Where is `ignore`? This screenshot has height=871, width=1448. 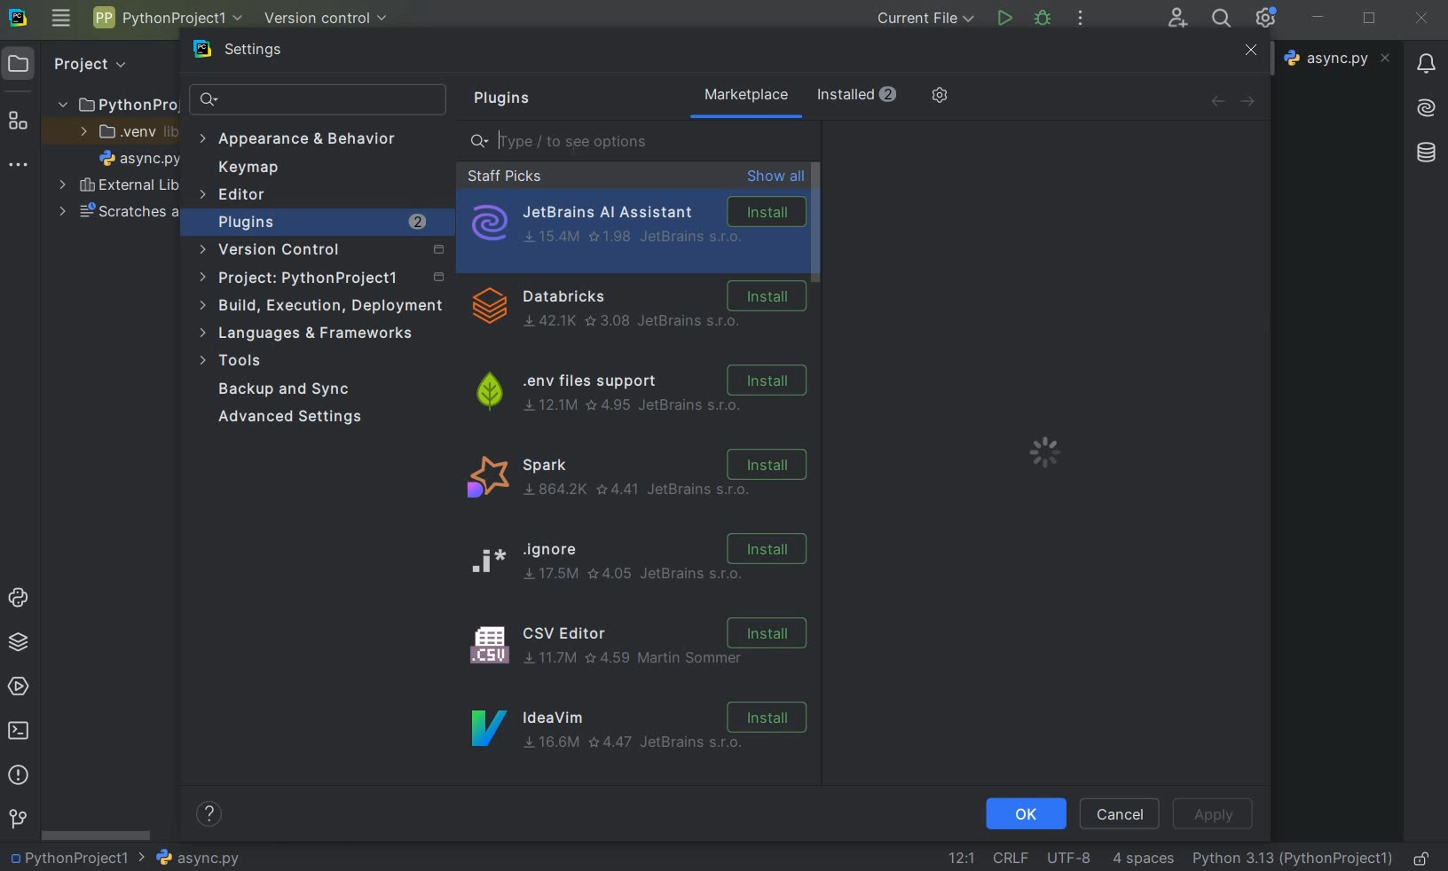 ignore is located at coordinates (639, 557).